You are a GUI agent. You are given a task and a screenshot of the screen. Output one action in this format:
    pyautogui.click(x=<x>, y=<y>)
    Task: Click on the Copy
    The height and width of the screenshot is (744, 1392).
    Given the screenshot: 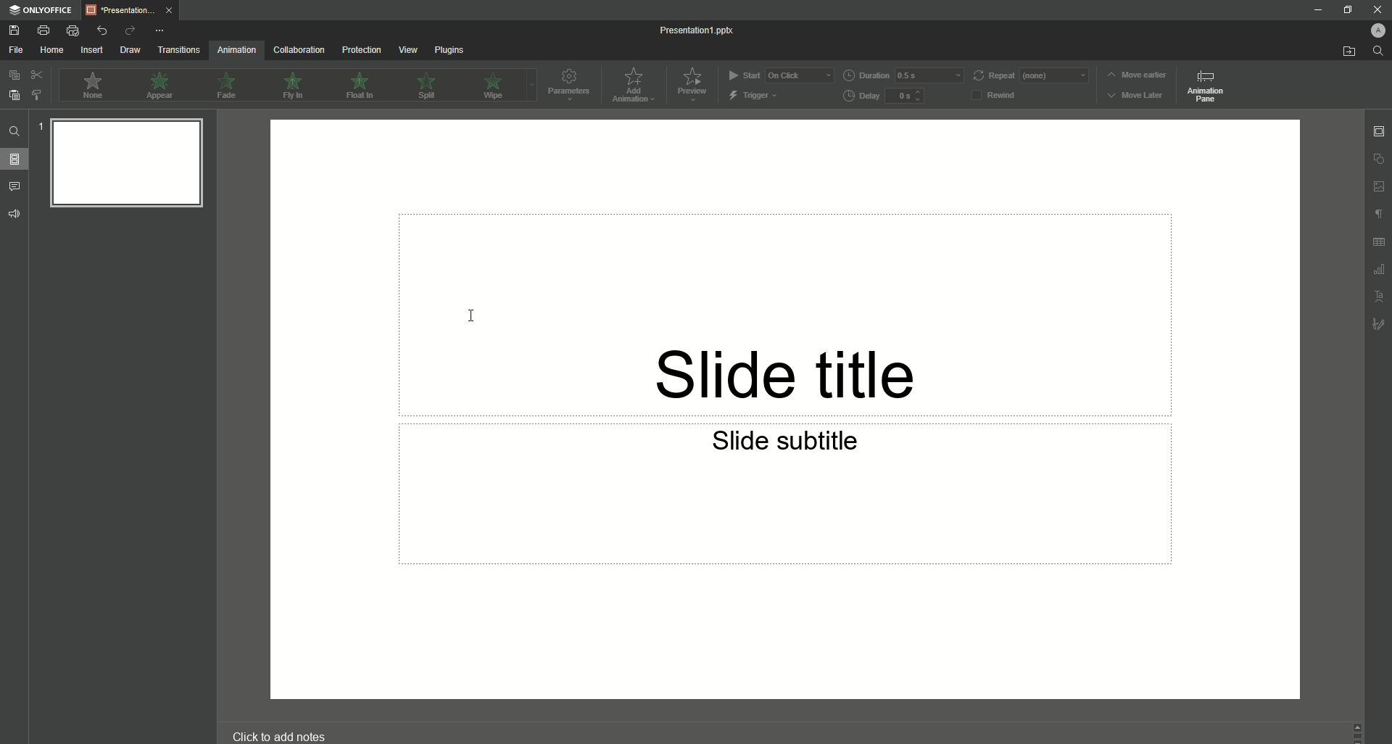 What is the action you would take?
    pyautogui.click(x=12, y=75)
    